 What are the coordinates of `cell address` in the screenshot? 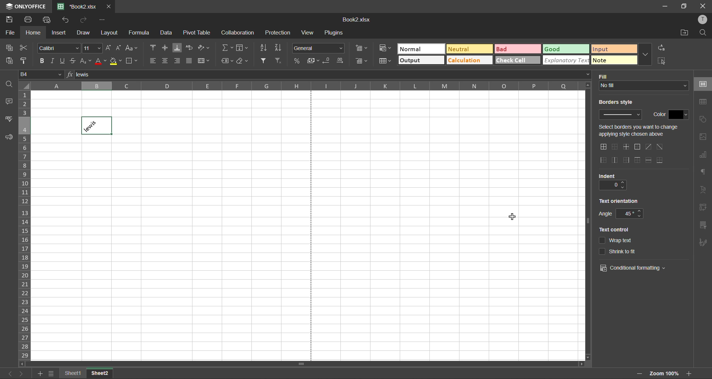 It's located at (41, 75).